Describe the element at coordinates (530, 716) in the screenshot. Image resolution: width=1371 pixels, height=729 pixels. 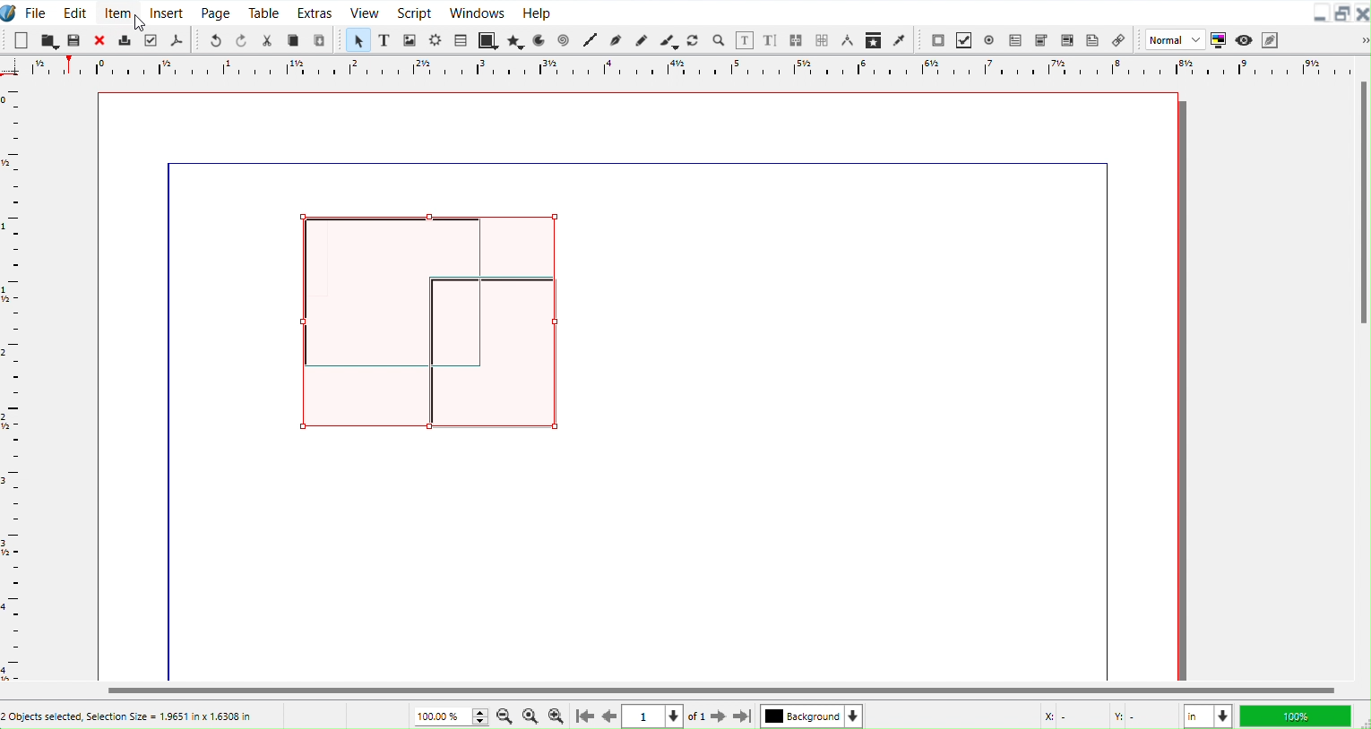
I see `Zoom to 100%` at that location.